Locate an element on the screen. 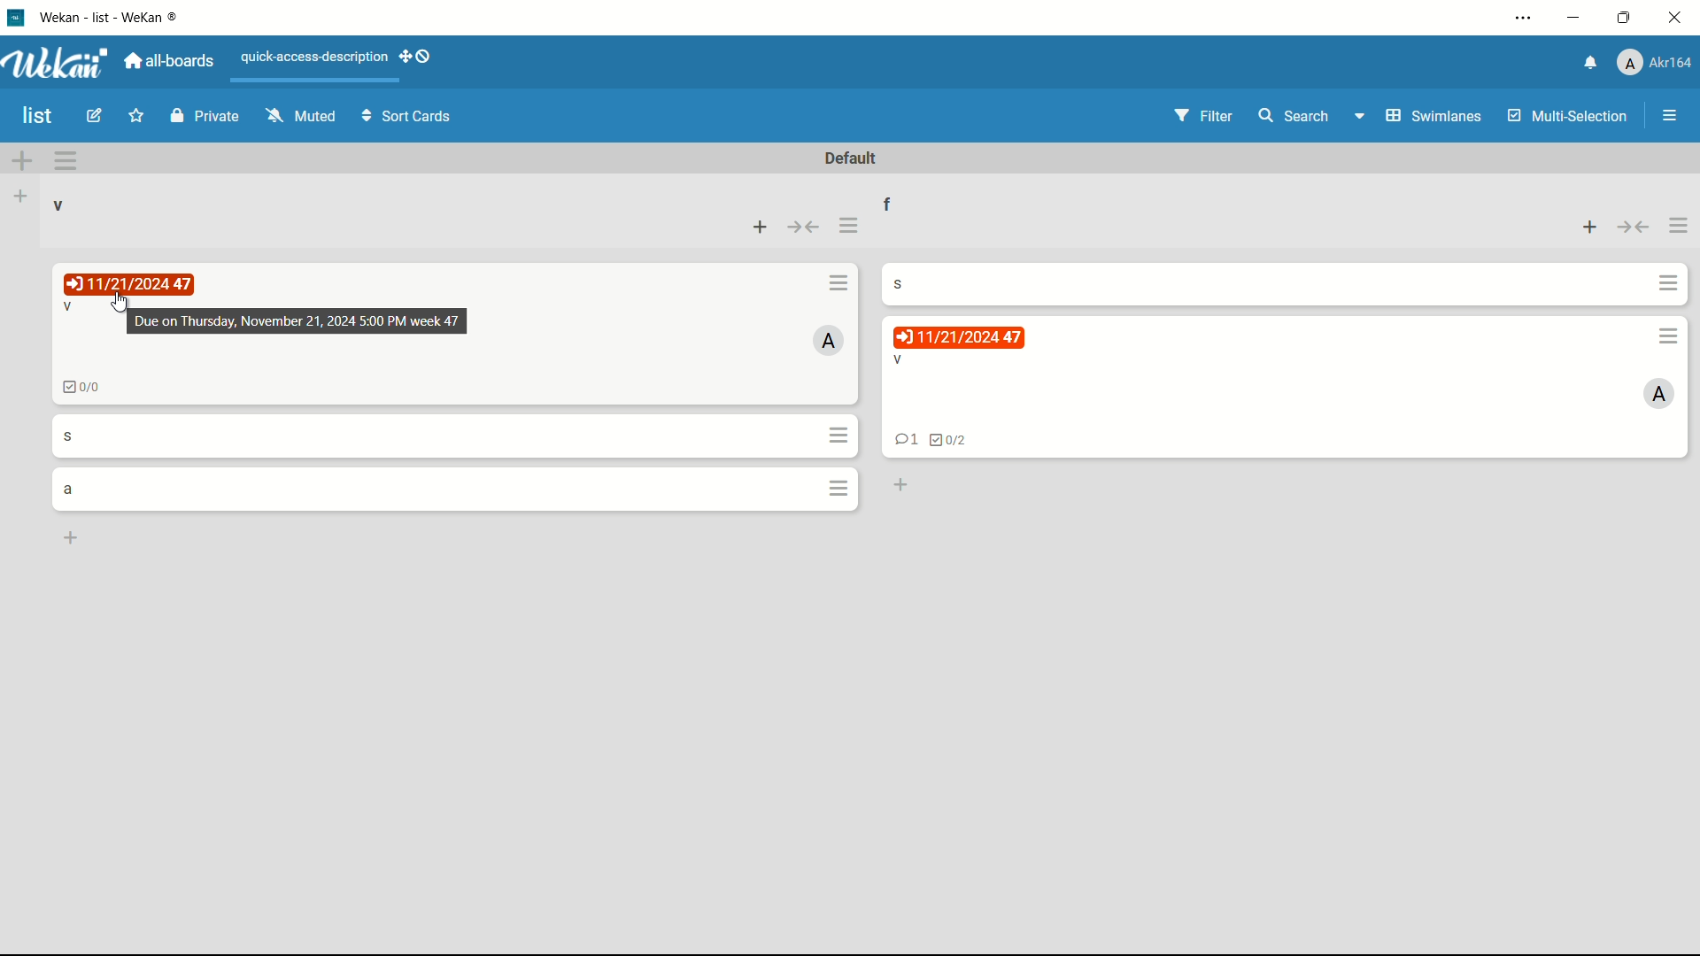 The height and width of the screenshot is (956, 1700). card name is located at coordinates (71, 309).